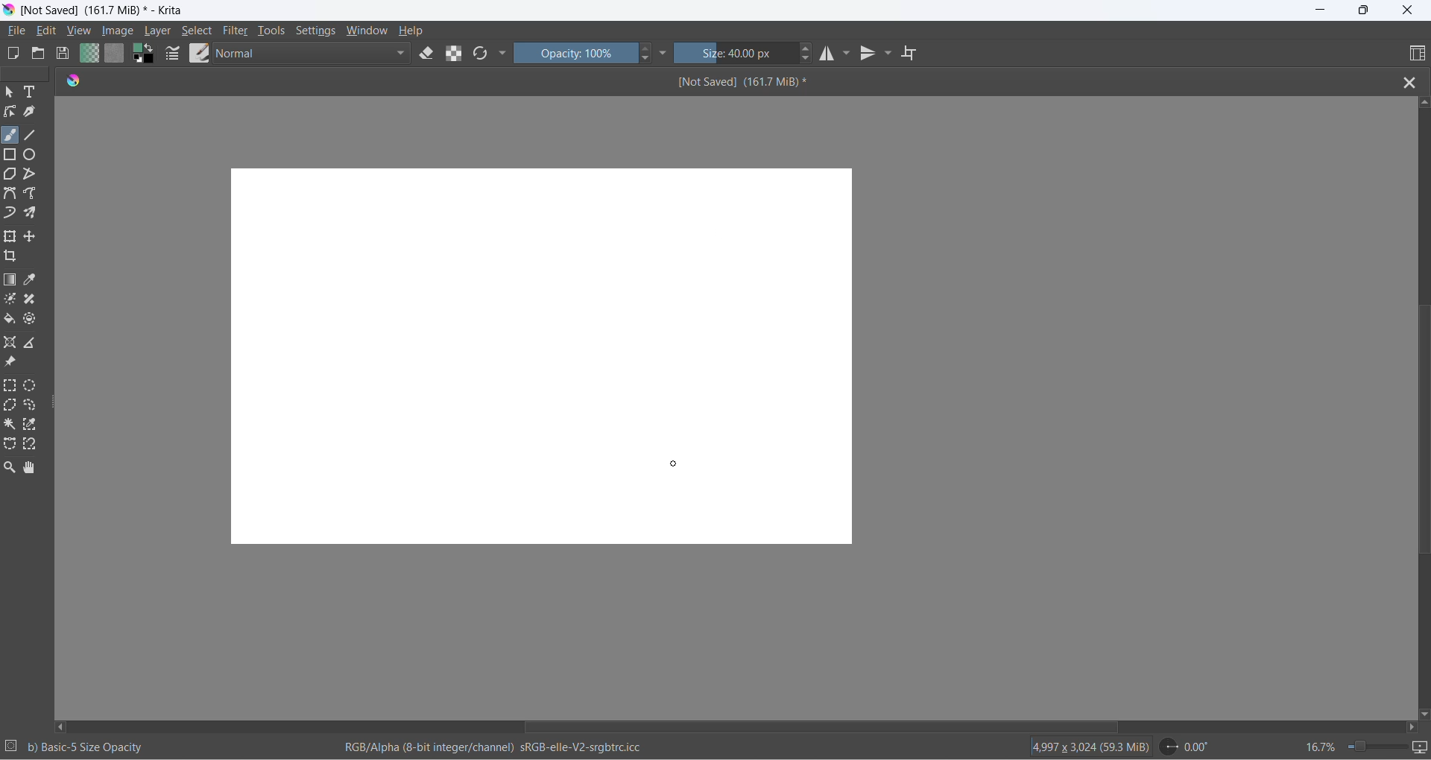 This screenshot has height=760, width=1431. Describe the element at coordinates (811, 59) in the screenshot. I see `decrement size` at that location.